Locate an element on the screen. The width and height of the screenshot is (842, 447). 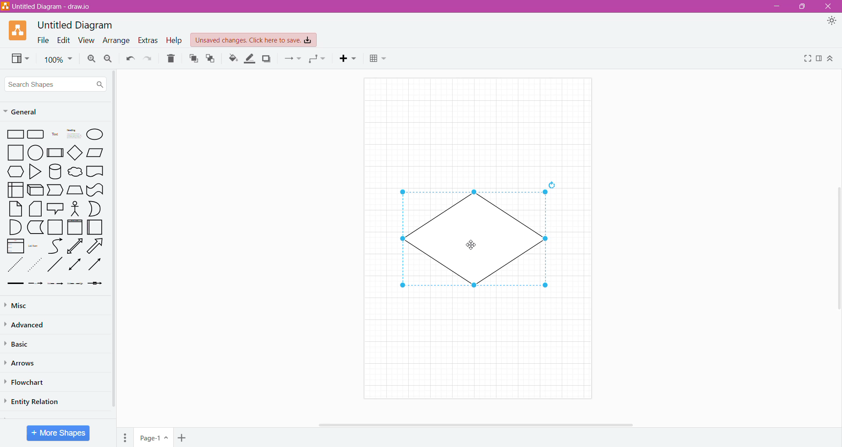
Untitled Diagram is located at coordinates (77, 25).